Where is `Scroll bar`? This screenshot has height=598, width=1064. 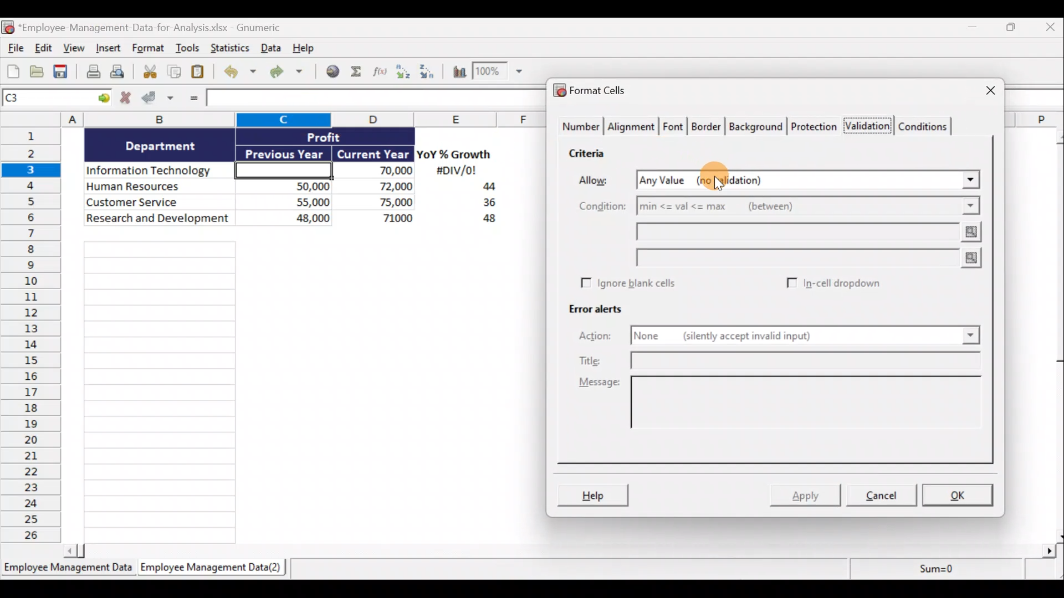 Scroll bar is located at coordinates (1055, 334).